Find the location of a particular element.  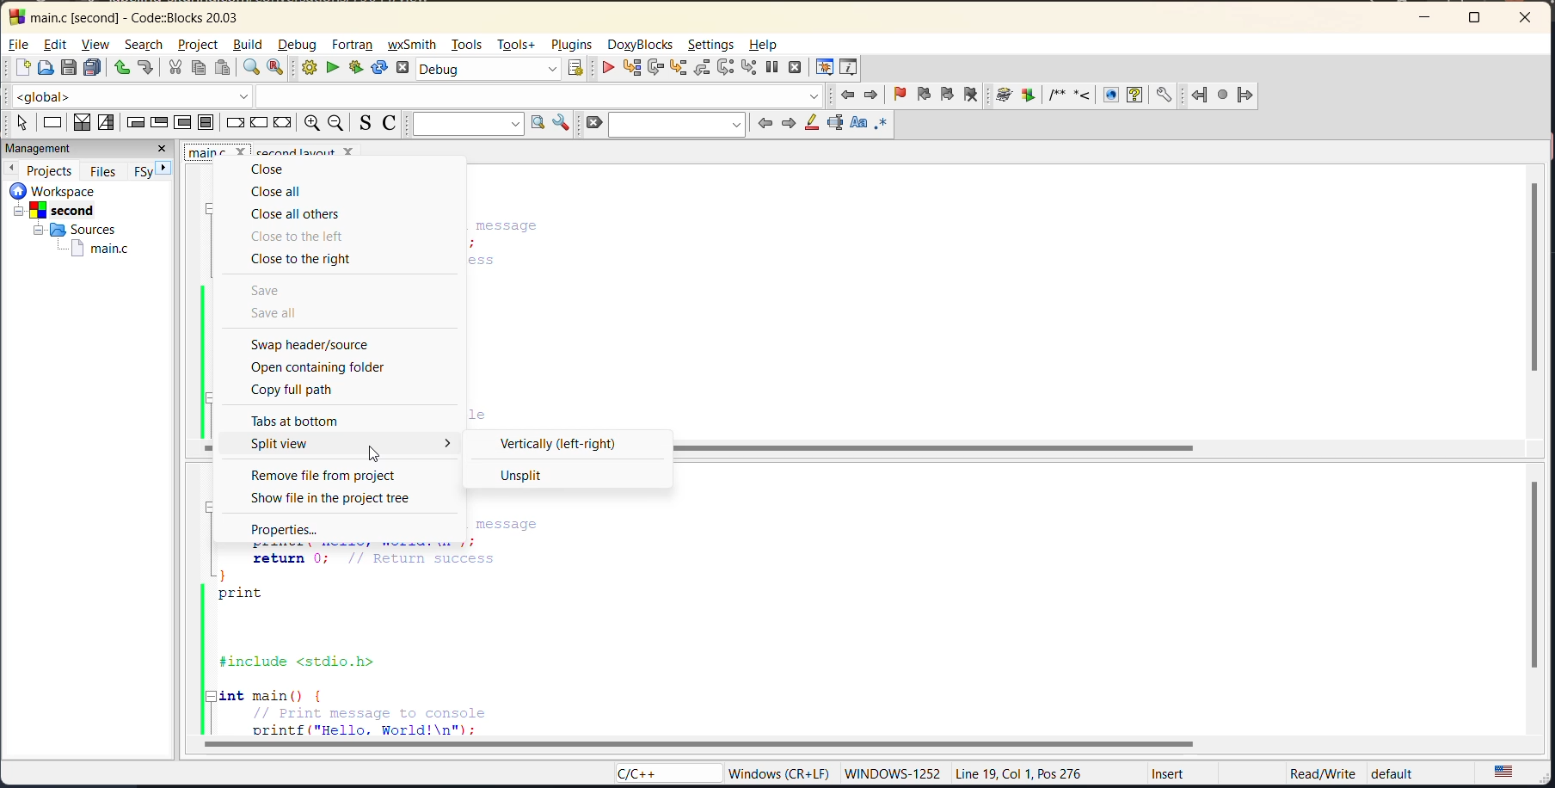

scrollbar is located at coordinates (937, 450).